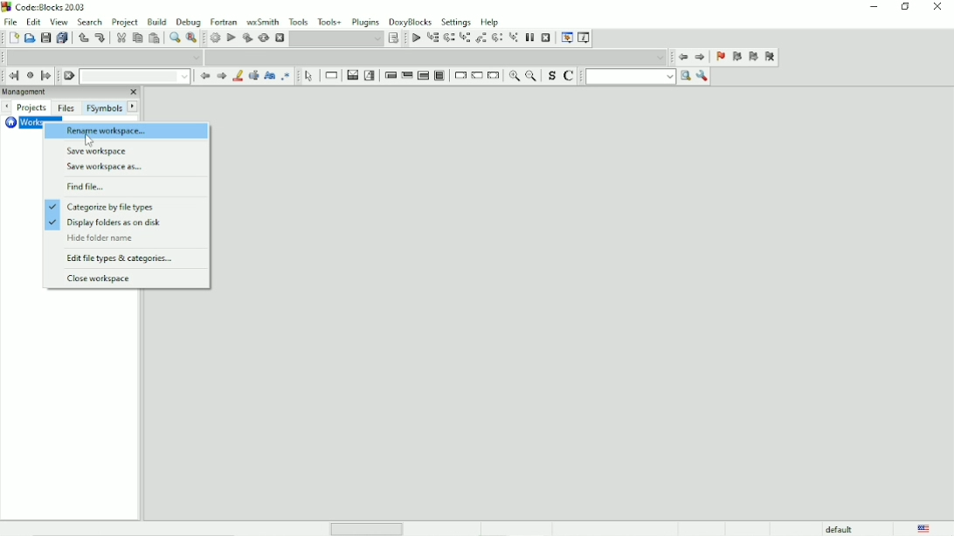 The width and height of the screenshot is (954, 536). Describe the element at coordinates (154, 38) in the screenshot. I see `Paste` at that location.